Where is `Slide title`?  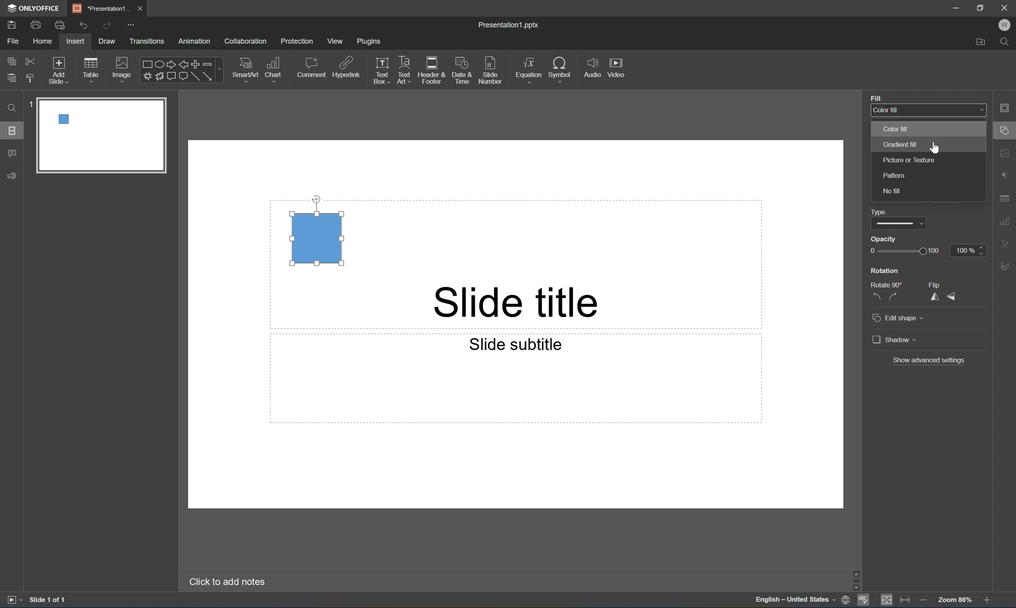 Slide title is located at coordinates (530, 303).